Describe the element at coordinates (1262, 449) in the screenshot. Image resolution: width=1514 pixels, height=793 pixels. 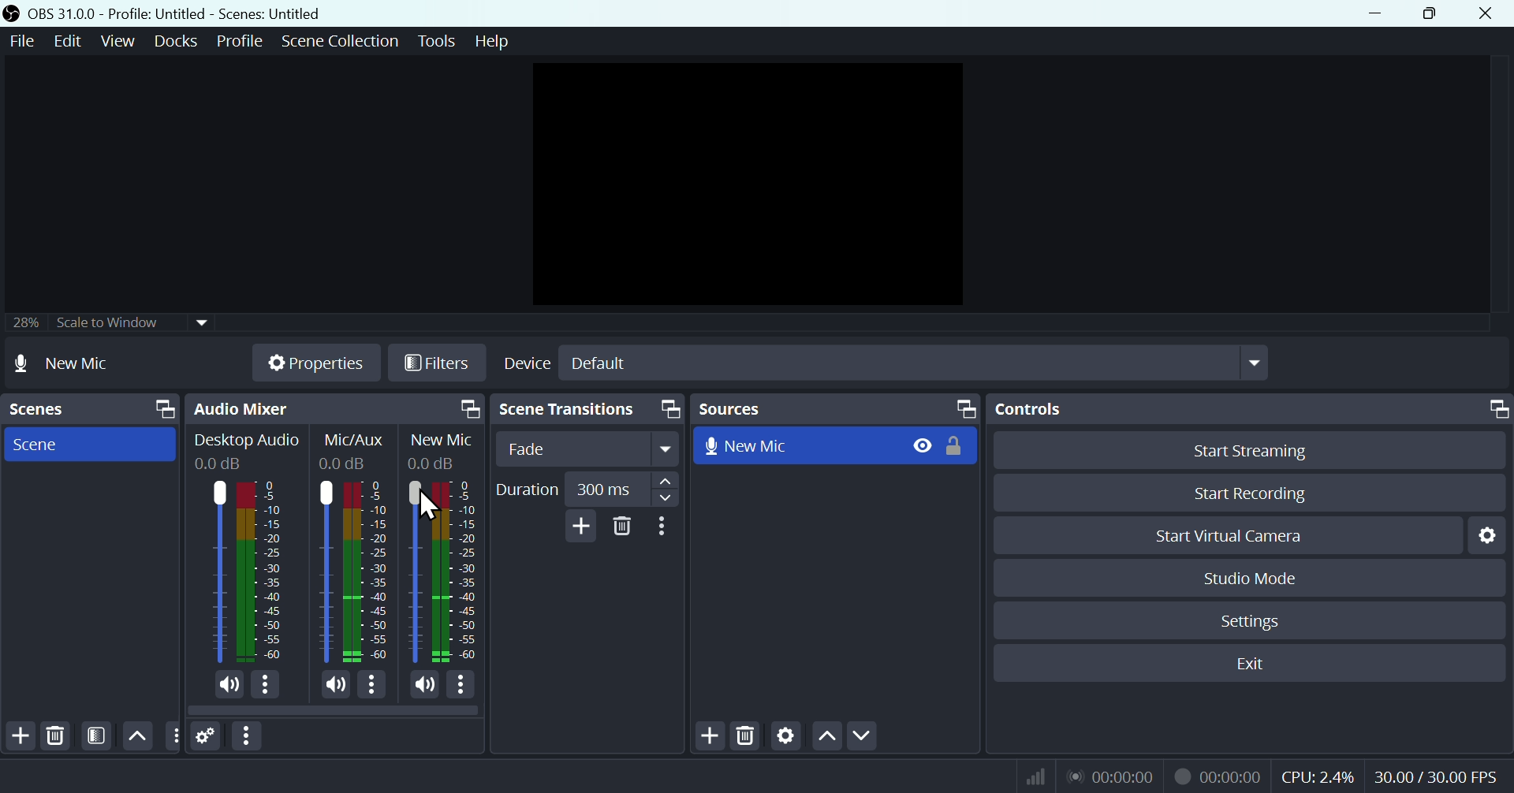
I see `` at that location.